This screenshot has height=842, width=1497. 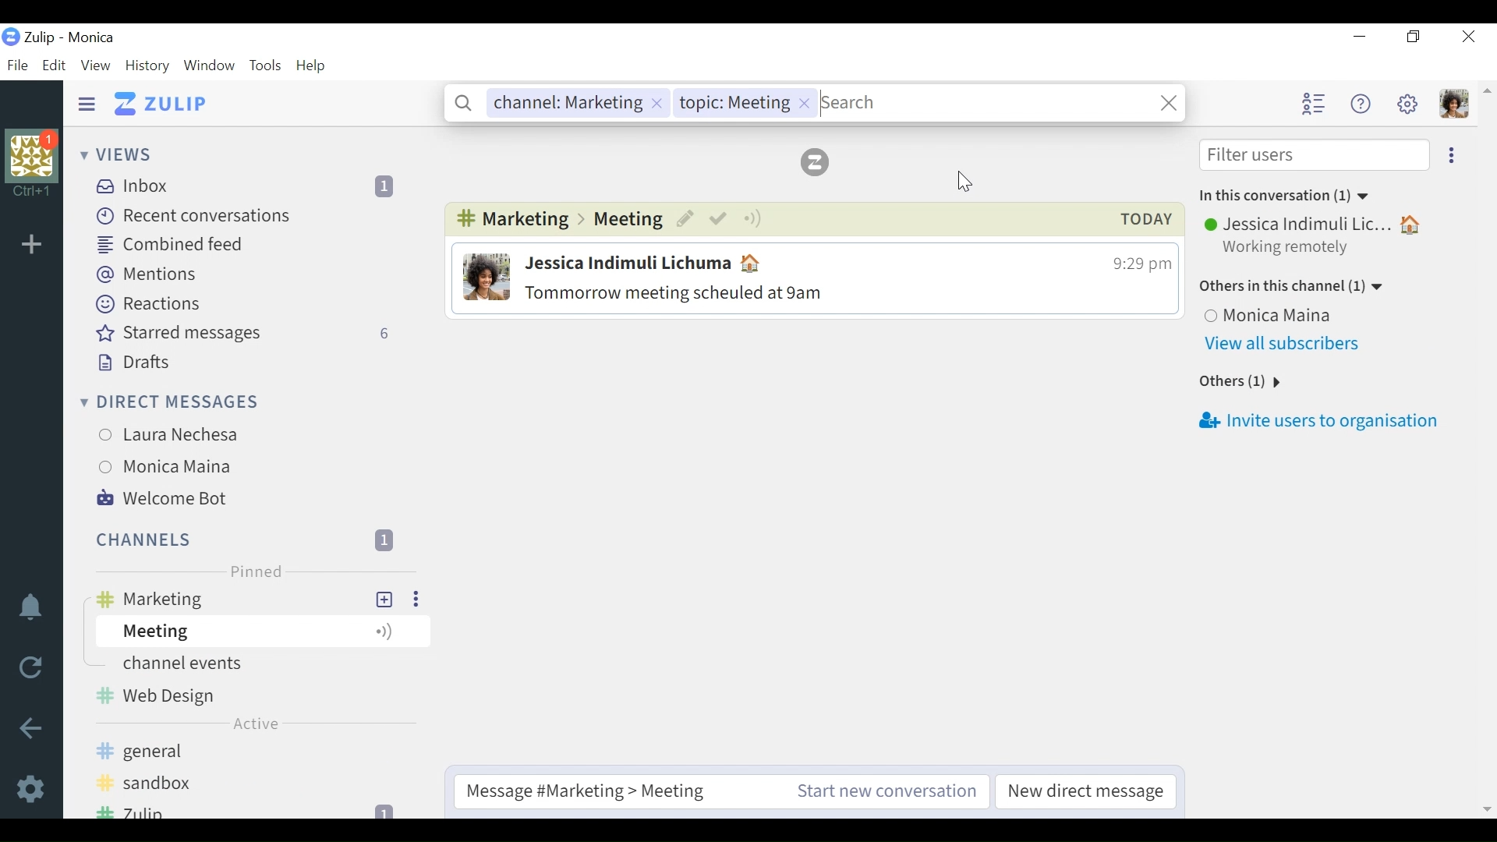 I want to click on Mark as resolved, so click(x=721, y=220).